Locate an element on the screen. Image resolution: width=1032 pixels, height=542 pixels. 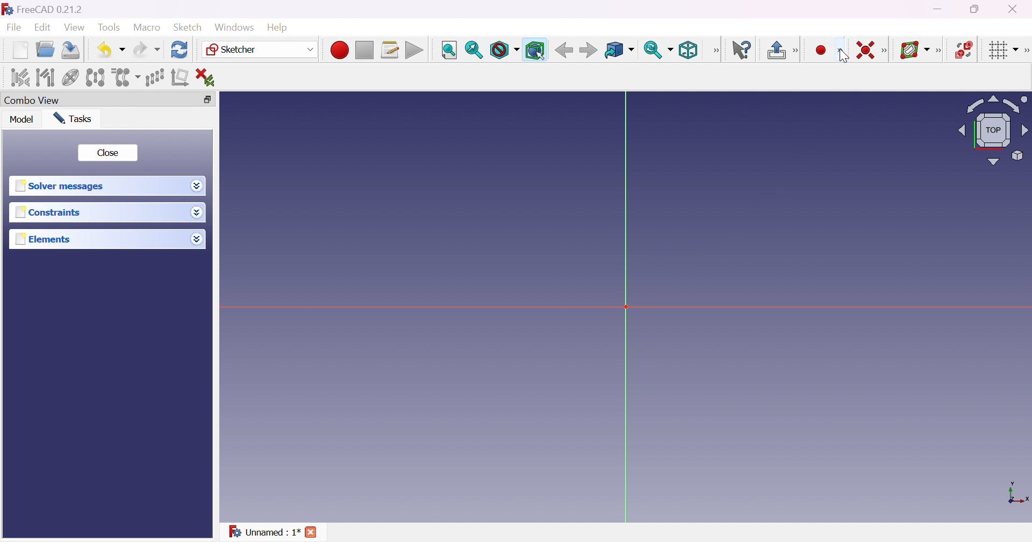
Switch virtual space is located at coordinates (964, 49).